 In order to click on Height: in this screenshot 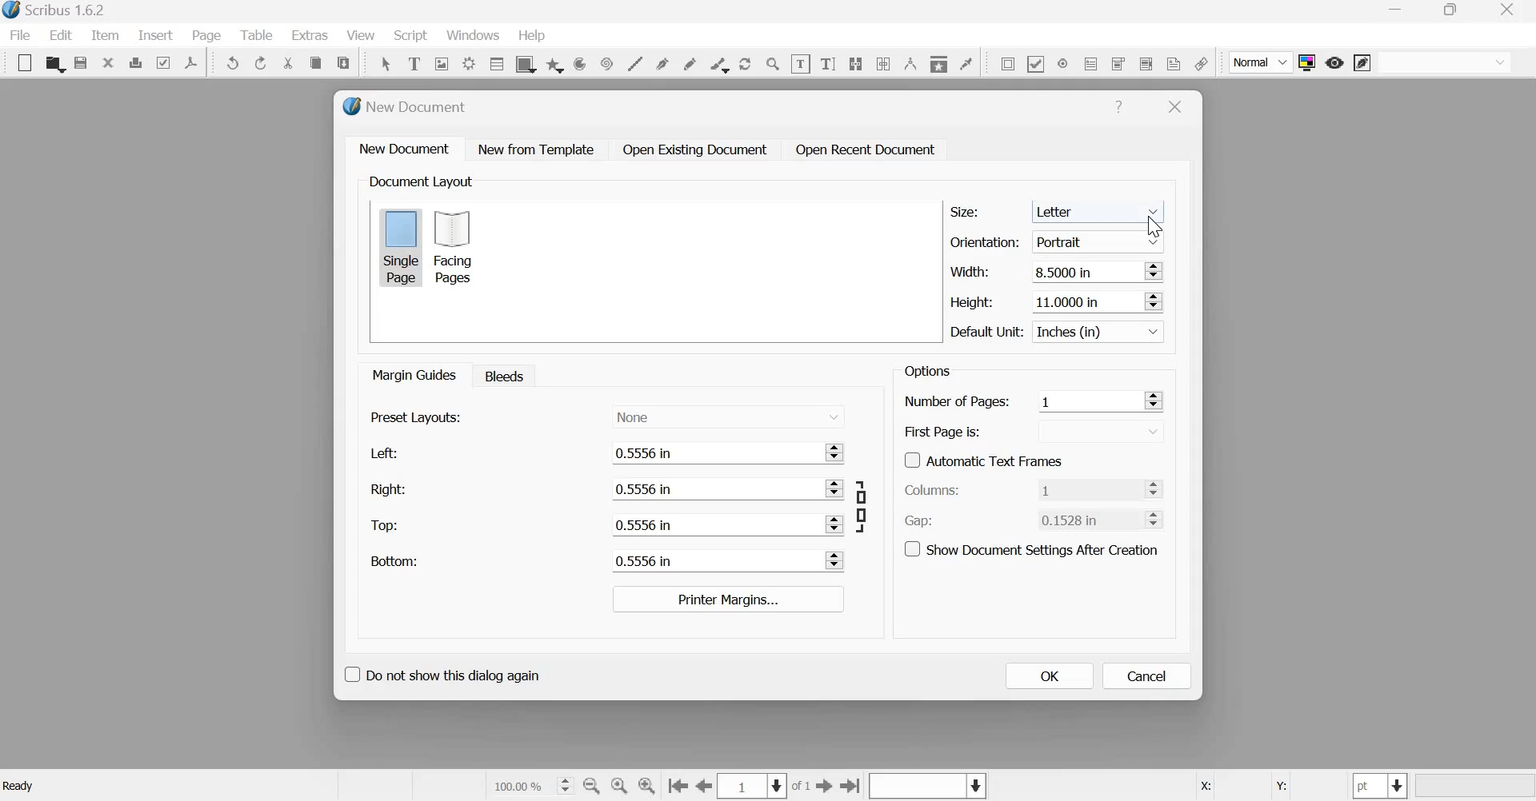, I will do `click(972, 302)`.